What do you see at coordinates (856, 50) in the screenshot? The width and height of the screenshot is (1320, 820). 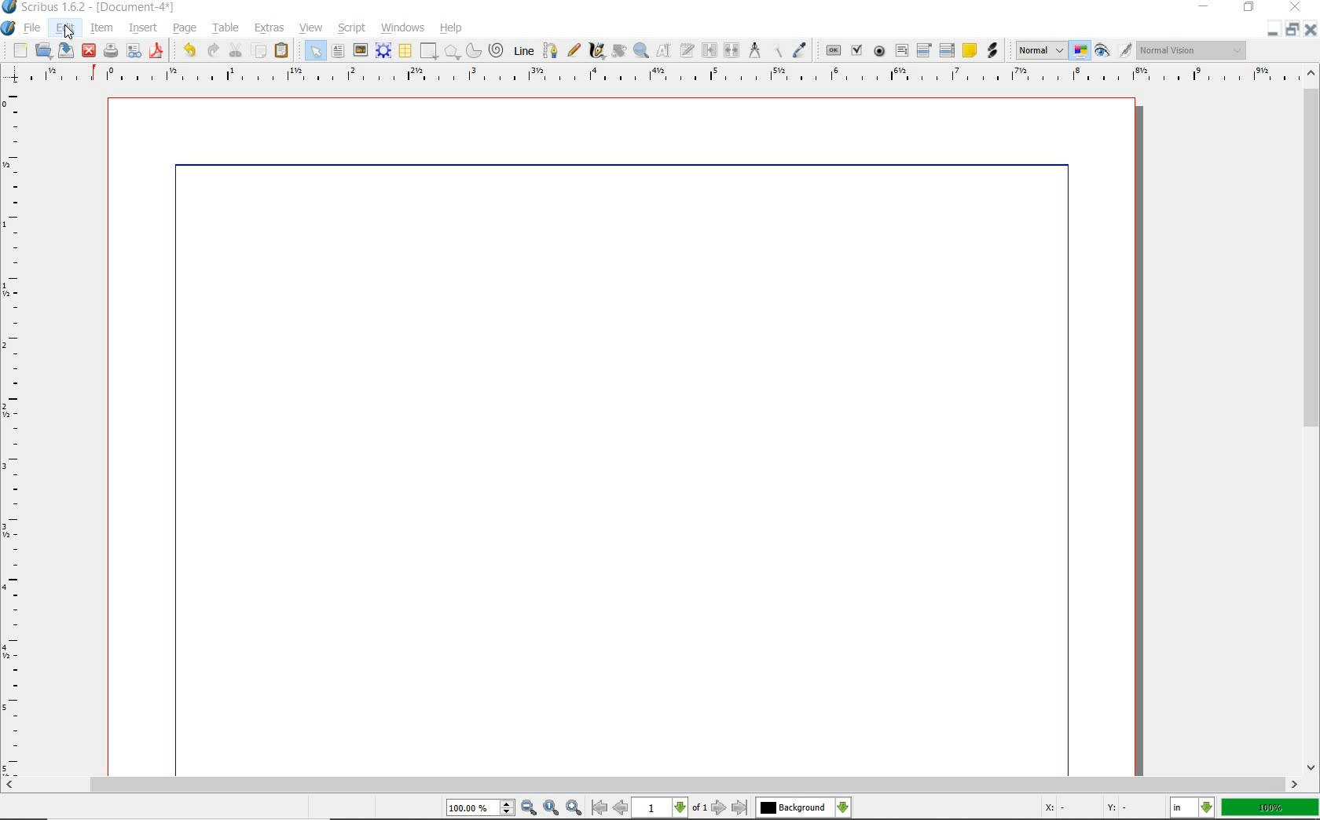 I see `pdf check box` at bounding box center [856, 50].